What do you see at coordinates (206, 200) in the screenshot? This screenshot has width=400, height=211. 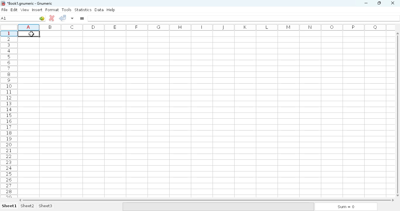 I see `horizontal scroll bar` at bounding box center [206, 200].